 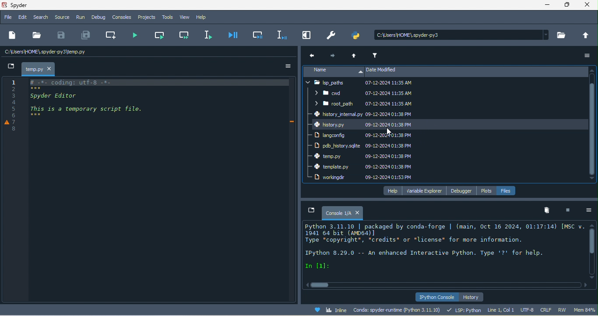 What do you see at coordinates (83, 35) in the screenshot?
I see `save all` at bounding box center [83, 35].